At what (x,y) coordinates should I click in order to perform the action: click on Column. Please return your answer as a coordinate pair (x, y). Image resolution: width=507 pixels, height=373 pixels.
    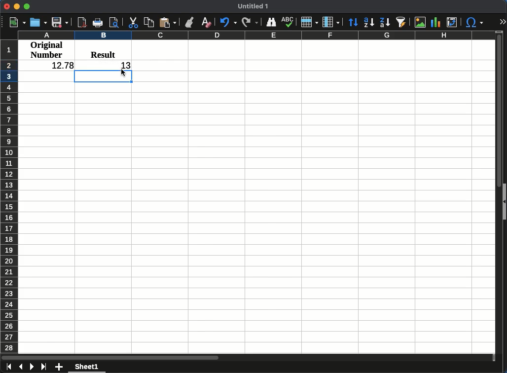
    Looking at the image, I should click on (254, 36).